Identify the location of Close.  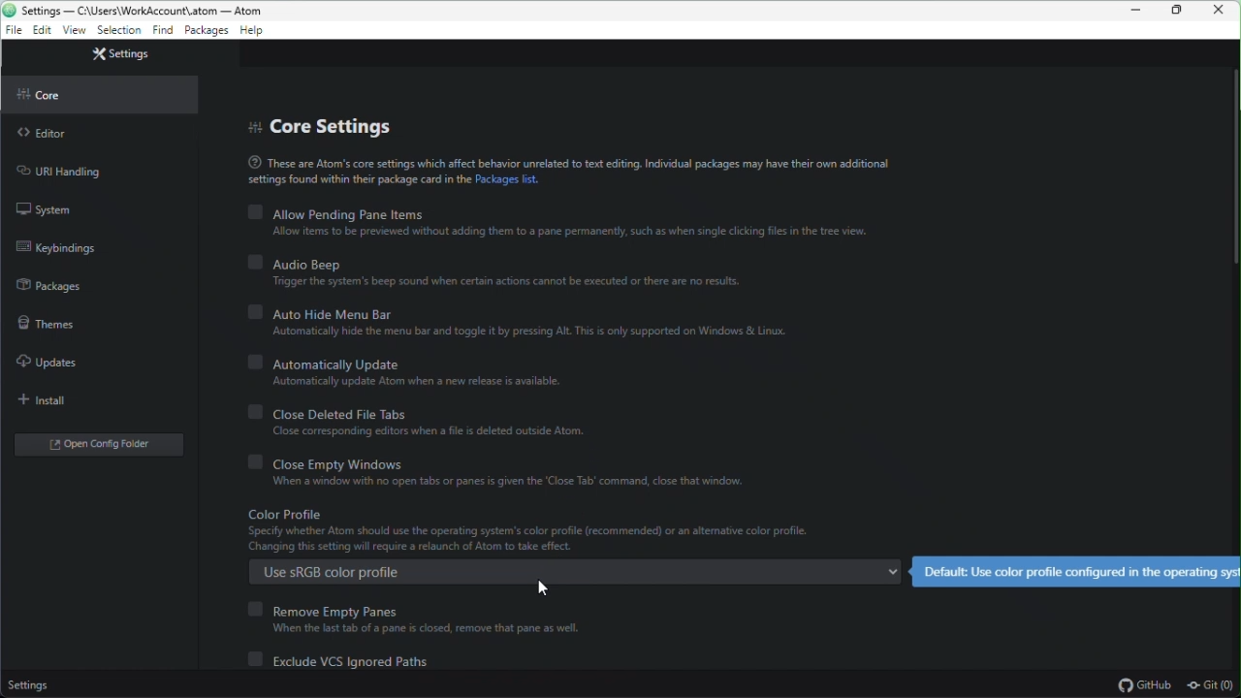
(1224, 11).